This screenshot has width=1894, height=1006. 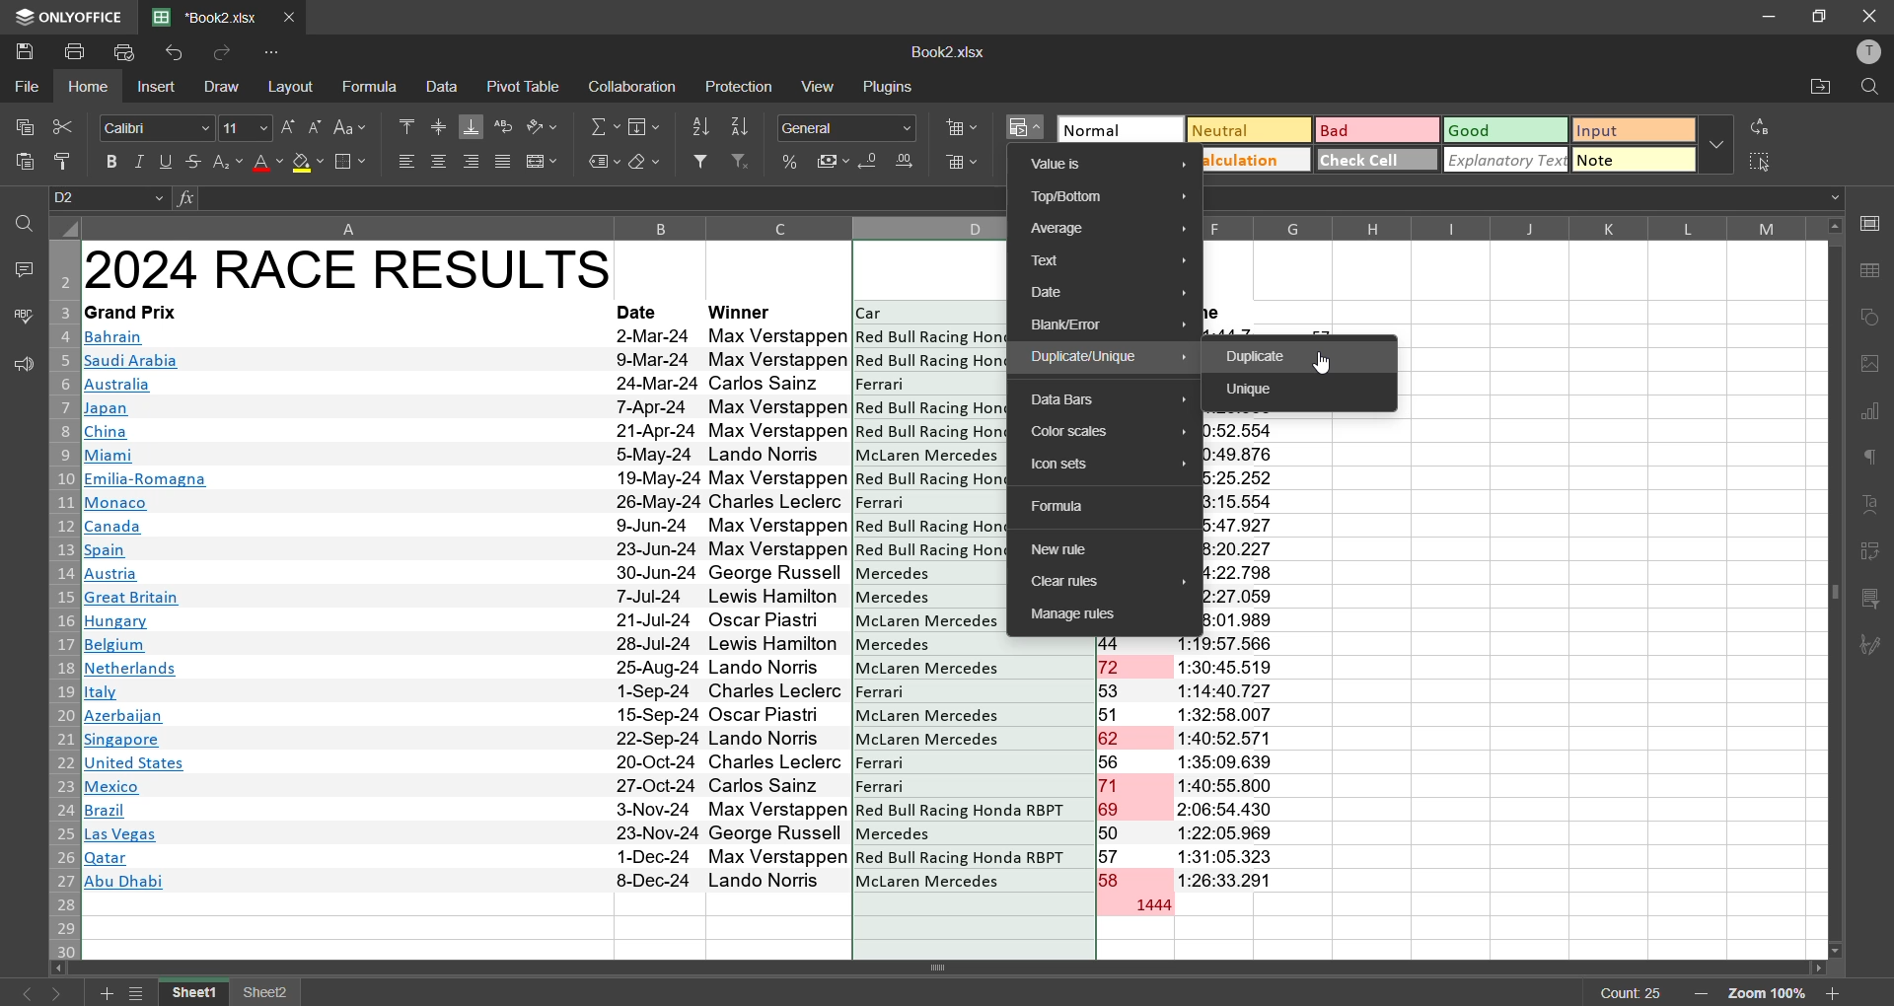 I want to click on check cell, so click(x=1373, y=158).